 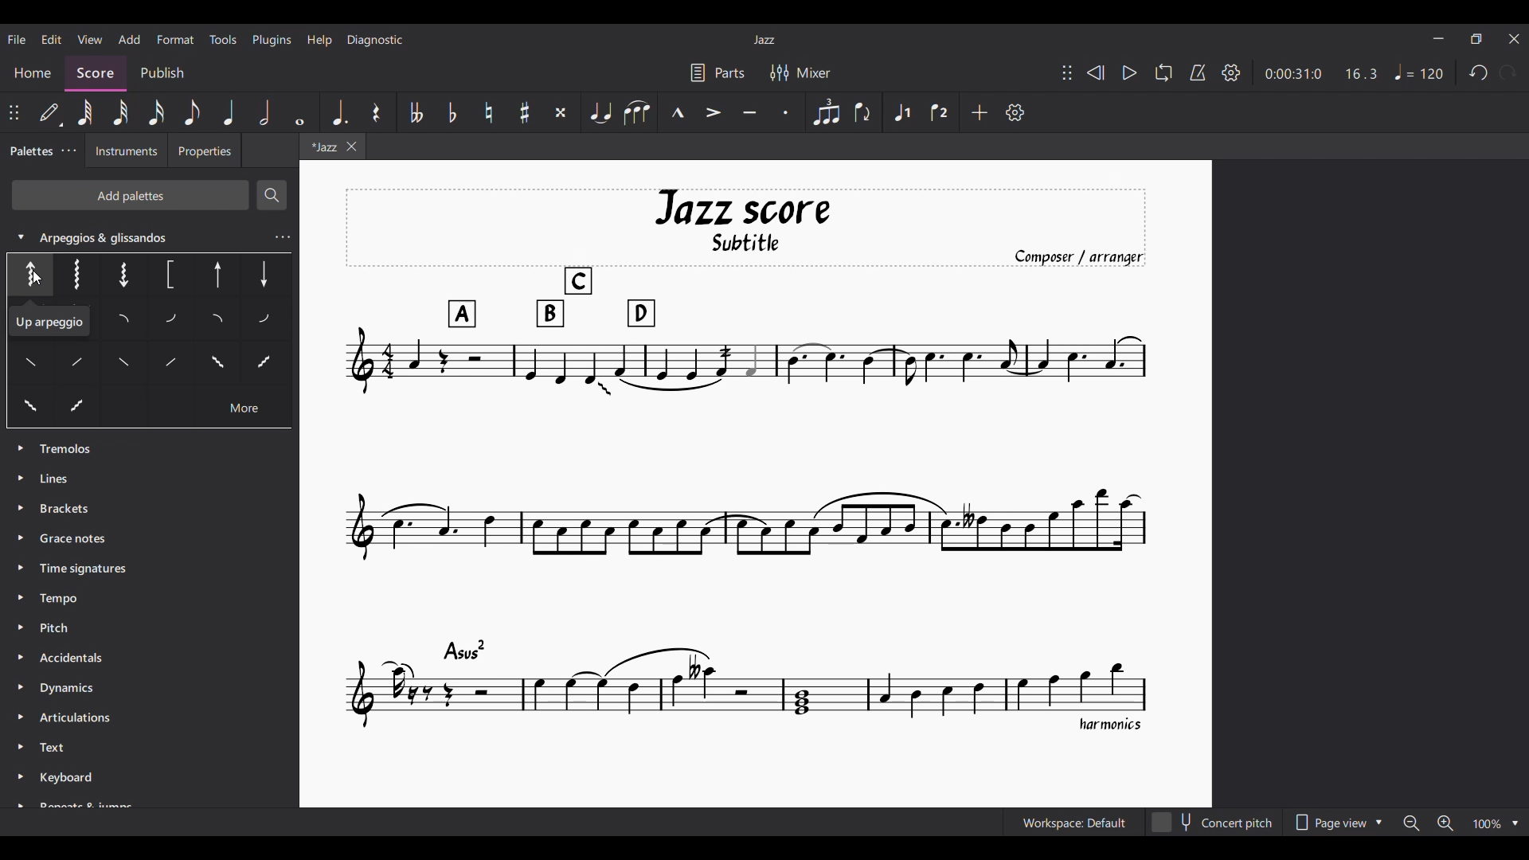 I want to click on Score, current section highlighted, so click(x=93, y=69).